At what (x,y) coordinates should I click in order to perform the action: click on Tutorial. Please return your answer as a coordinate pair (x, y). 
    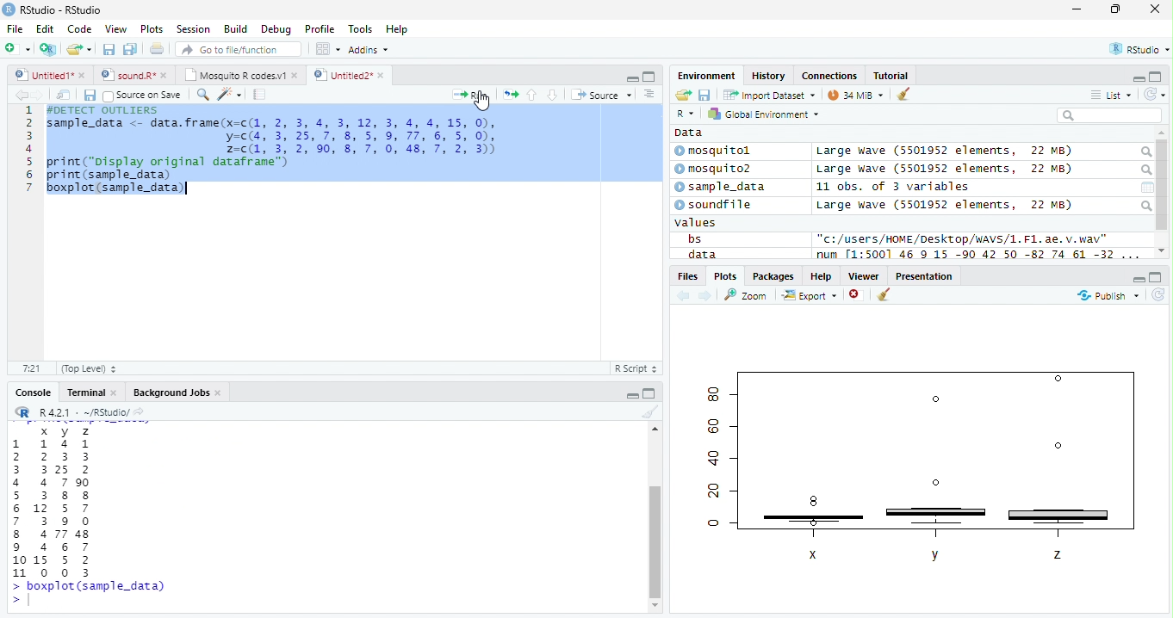
    Looking at the image, I should click on (891, 77).